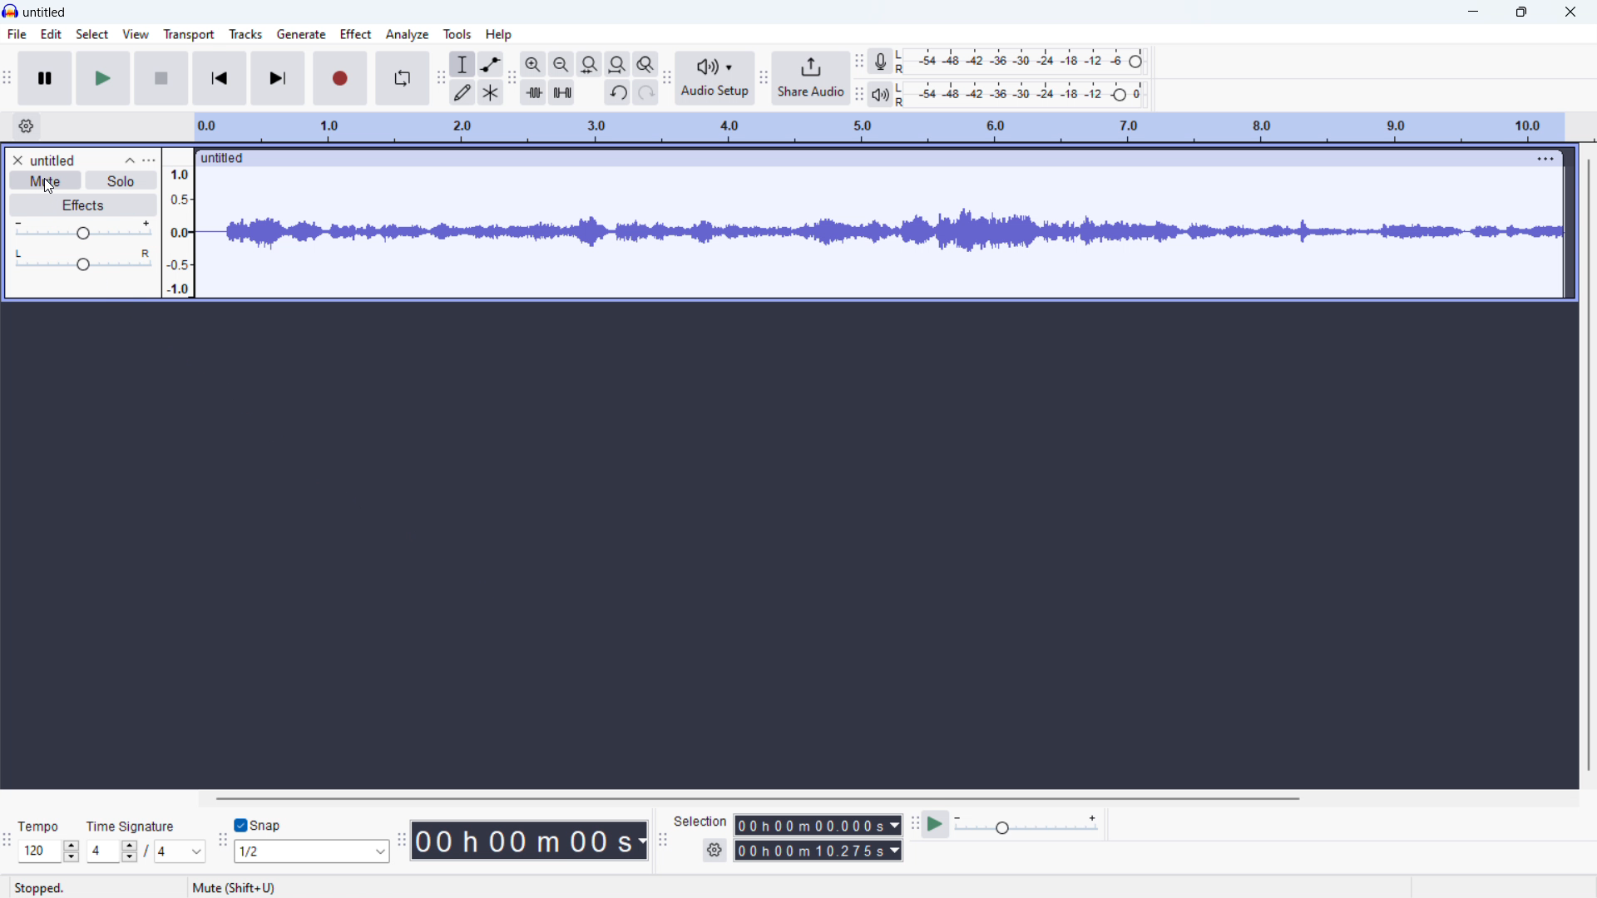 The image size is (1597, 898). I want to click on file, so click(16, 34).